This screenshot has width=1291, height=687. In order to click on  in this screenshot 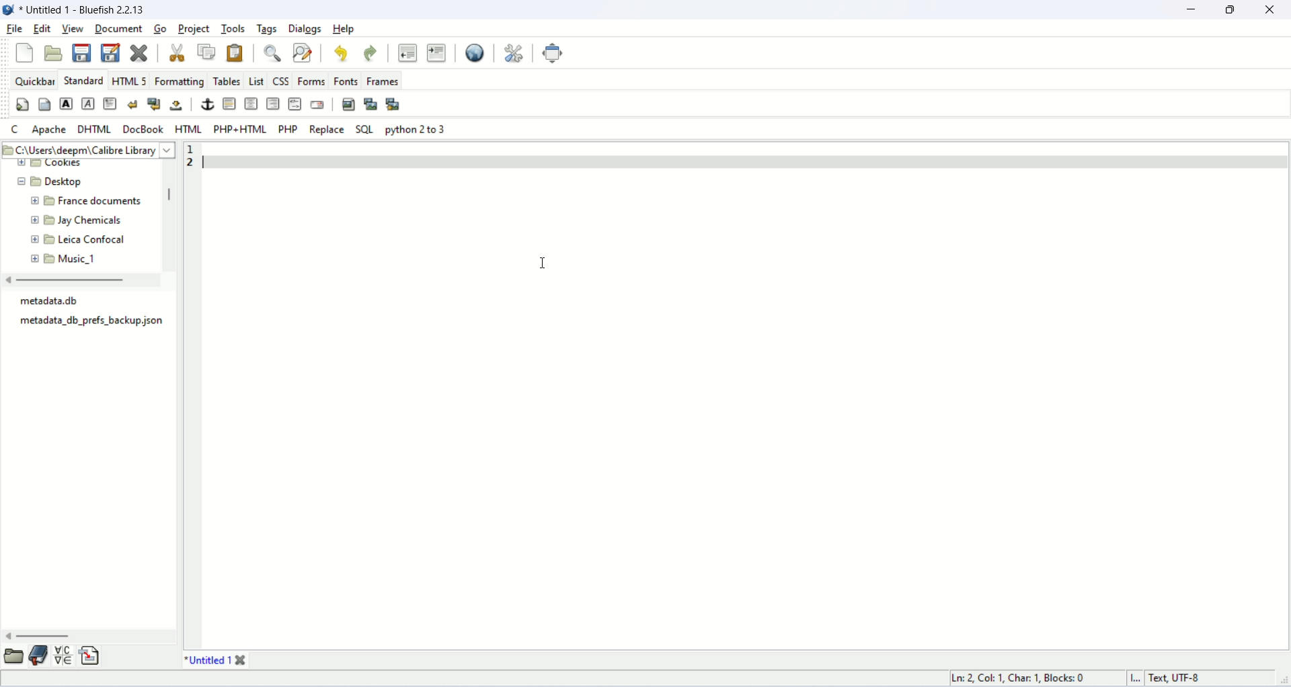, I will do `click(257, 81)`.